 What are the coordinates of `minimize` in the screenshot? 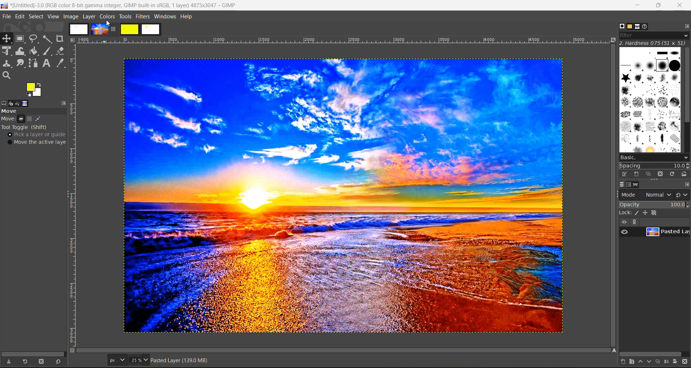 It's located at (637, 5).